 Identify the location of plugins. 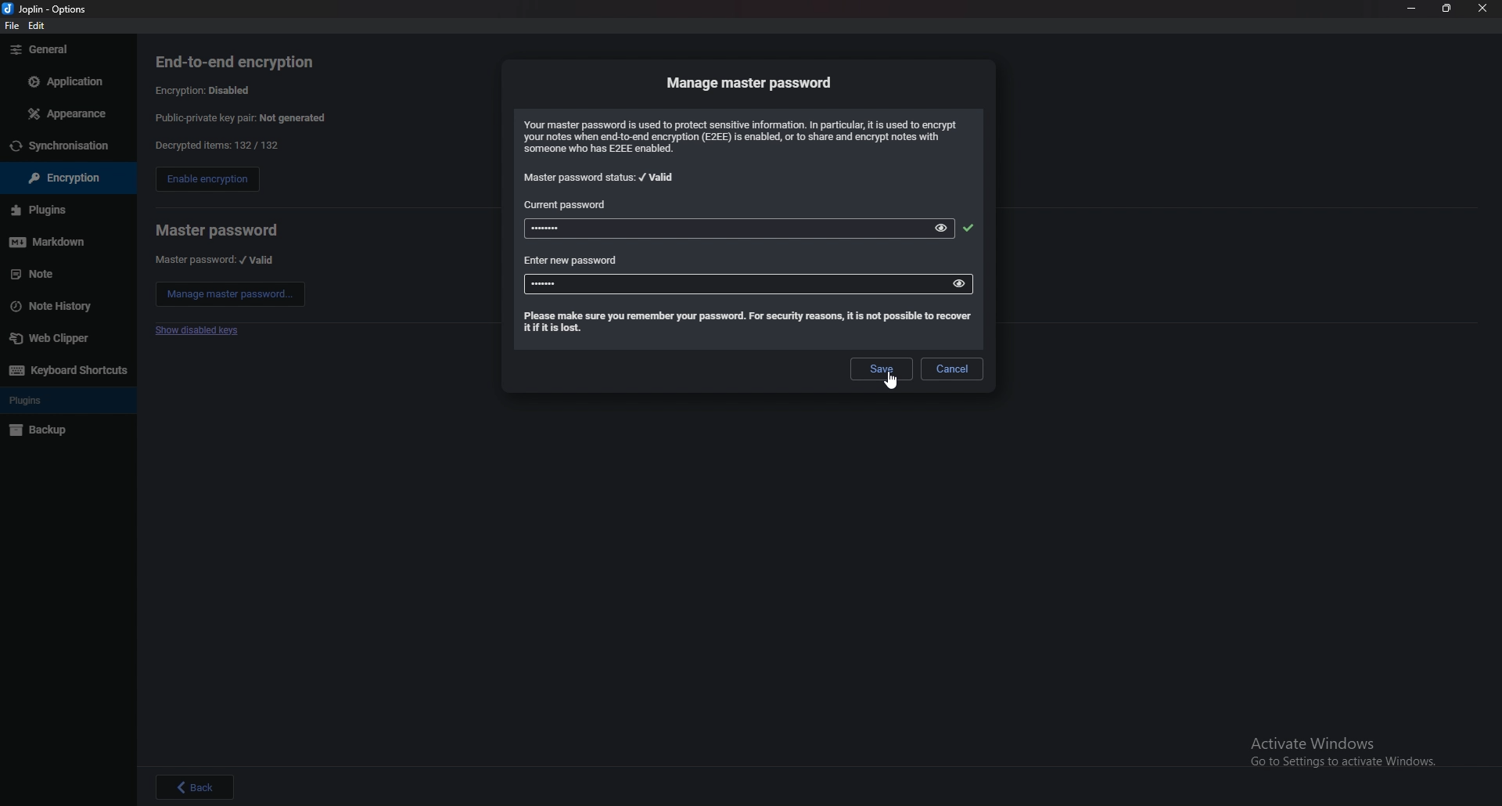
(61, 210).